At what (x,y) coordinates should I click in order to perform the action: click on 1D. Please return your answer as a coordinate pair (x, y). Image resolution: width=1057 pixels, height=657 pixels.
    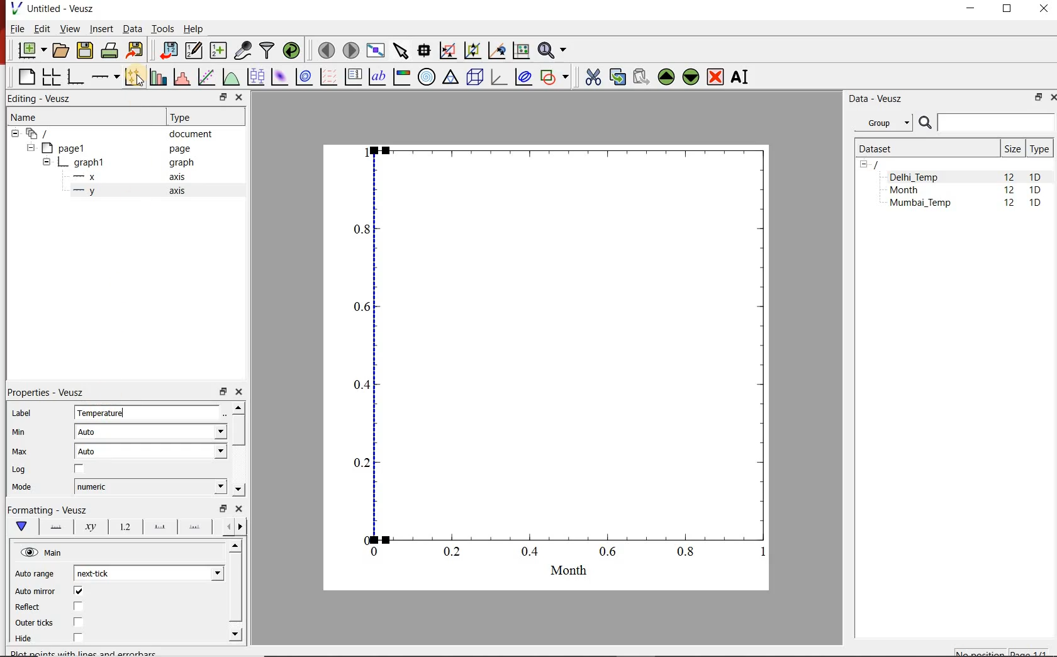
    Looking at the image, I should click on (1035, 204).